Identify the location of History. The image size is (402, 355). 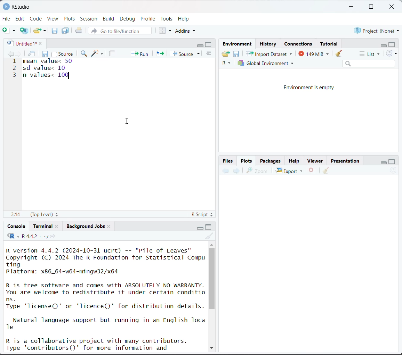
(268, 44).